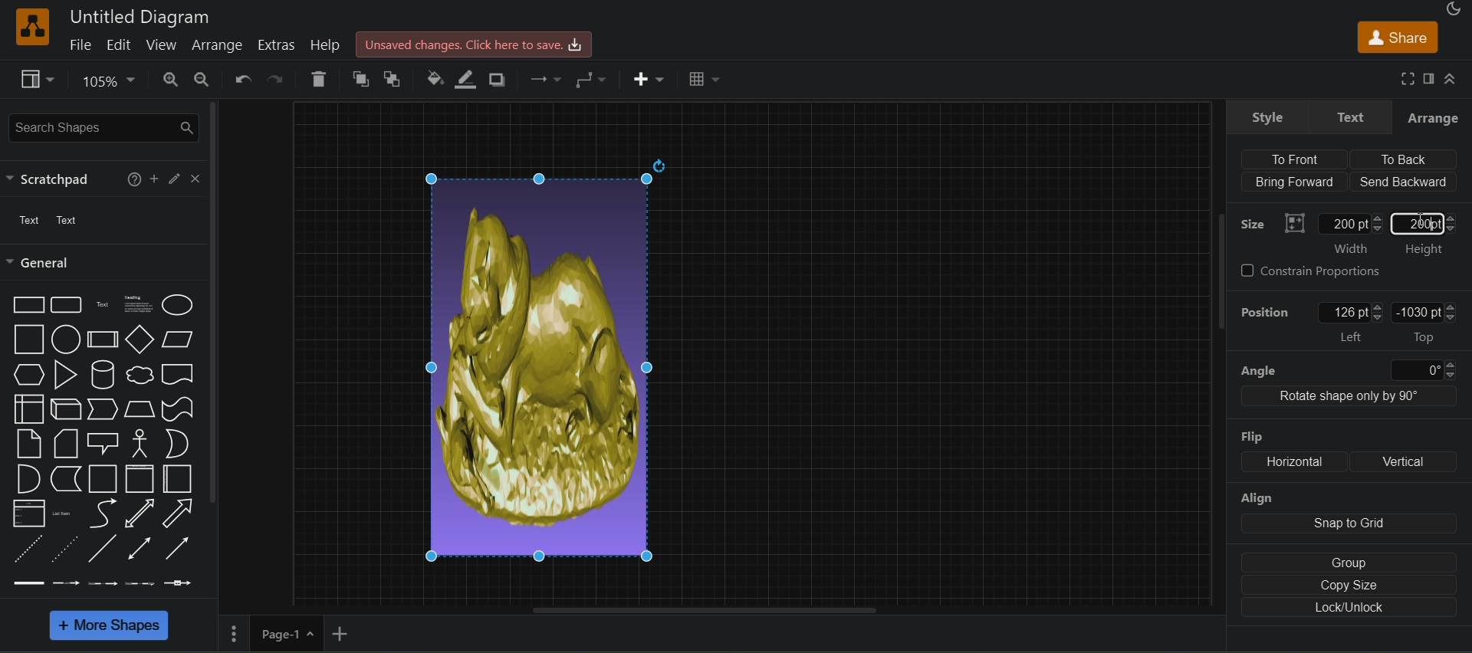 The height and width of the screenshot is (653, 1472). I want to click on delete, so click(319, 78).